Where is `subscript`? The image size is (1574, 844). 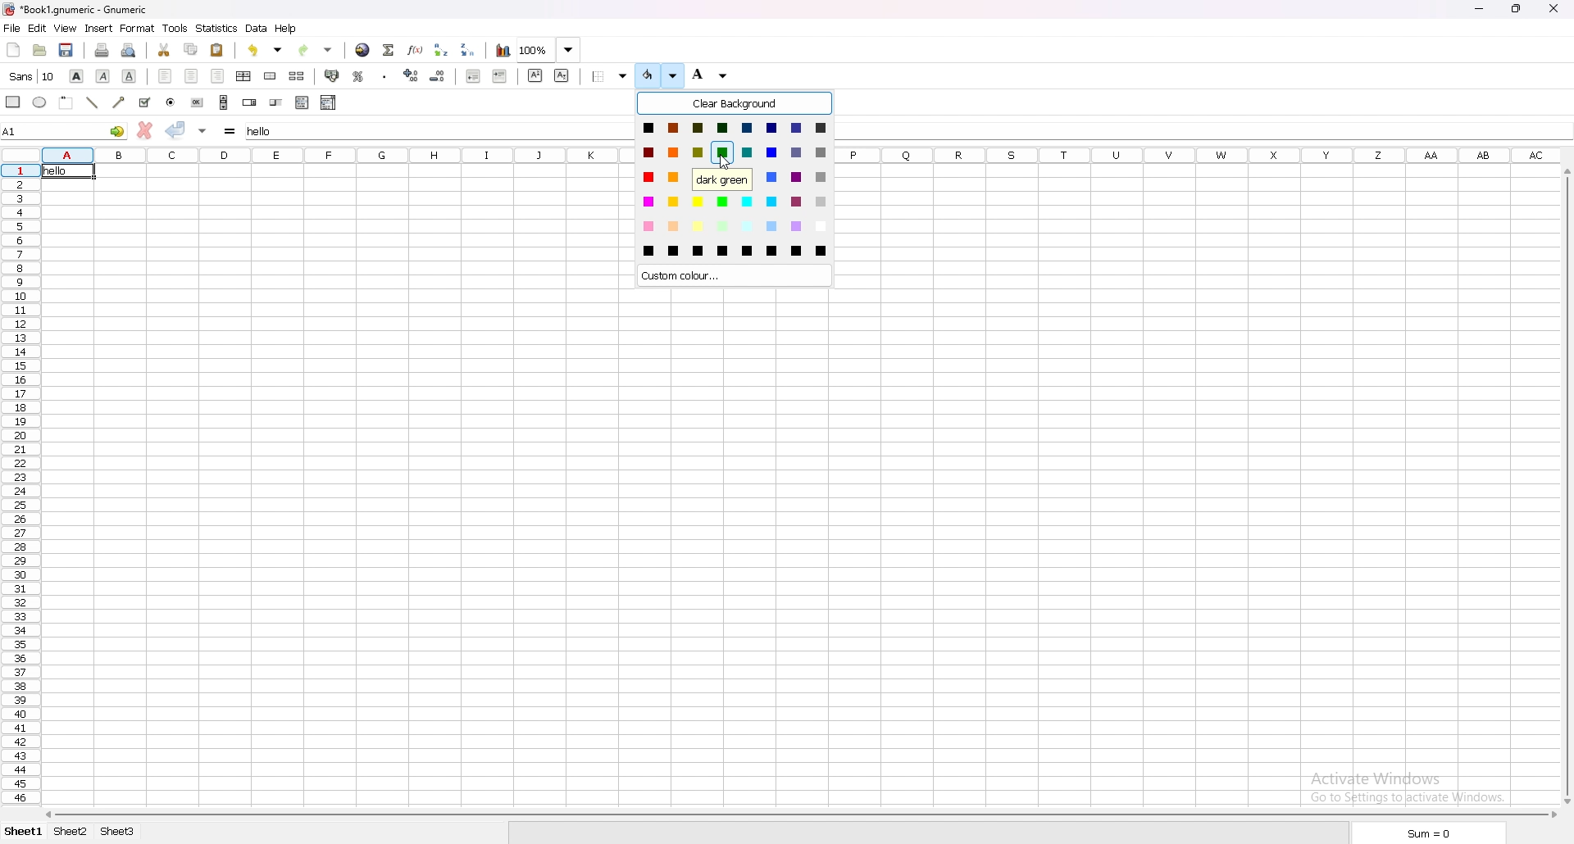
subscript is located at coordinates (561, 75).